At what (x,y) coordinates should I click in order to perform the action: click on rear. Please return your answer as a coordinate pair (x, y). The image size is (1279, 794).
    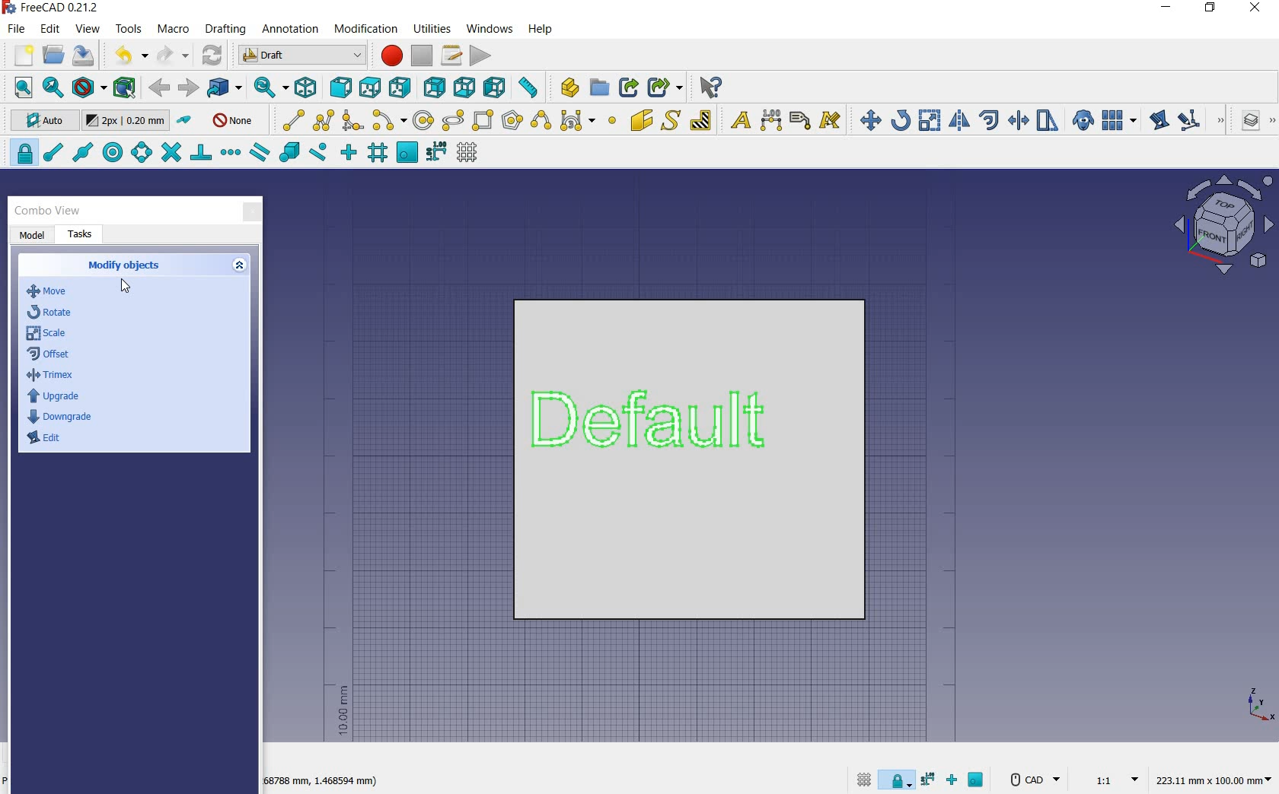
    Looking at the image, I should click on (435, 88).